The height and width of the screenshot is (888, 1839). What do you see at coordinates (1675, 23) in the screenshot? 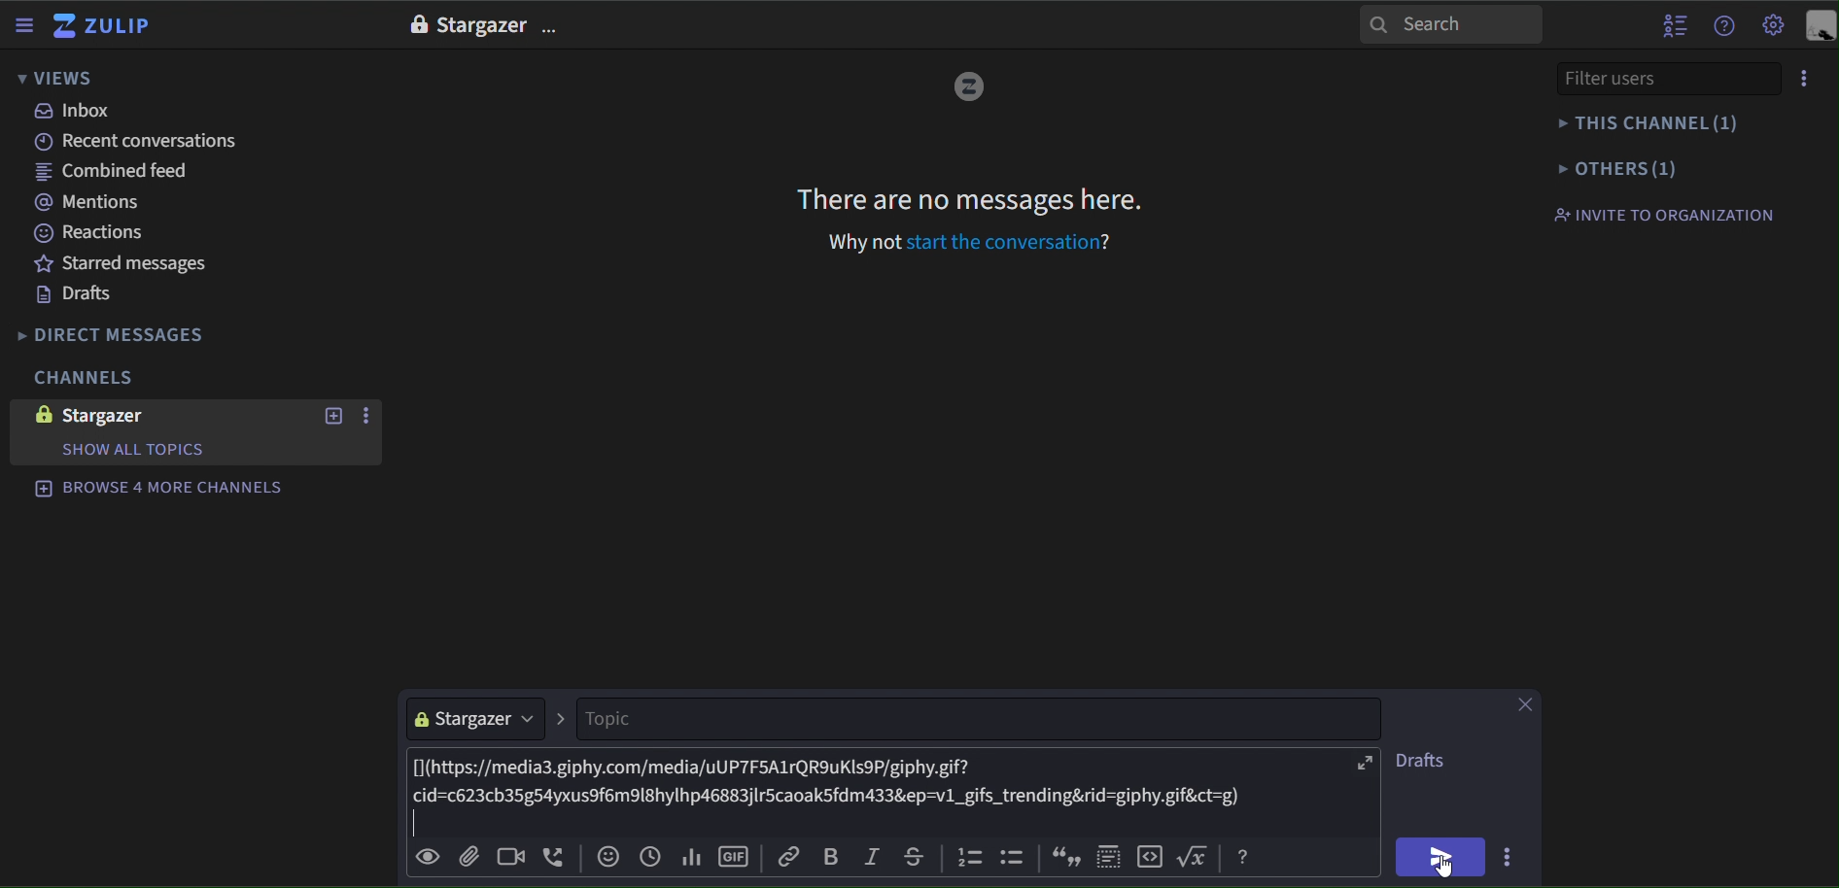
I see `hide user list` at bounding box center [1675, 23].